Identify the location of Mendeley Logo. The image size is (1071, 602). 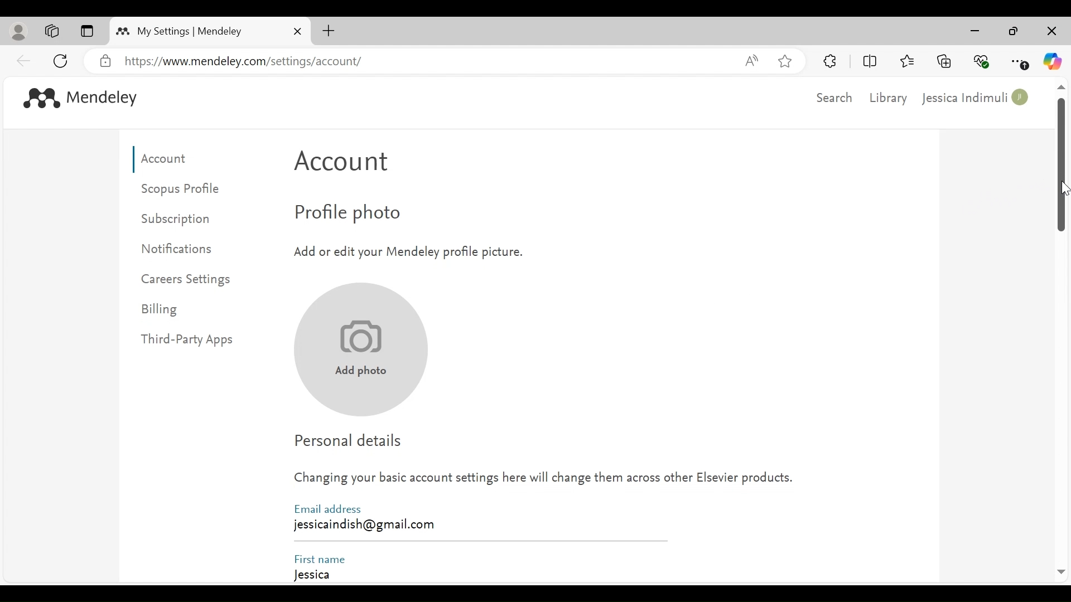
(38, 97).